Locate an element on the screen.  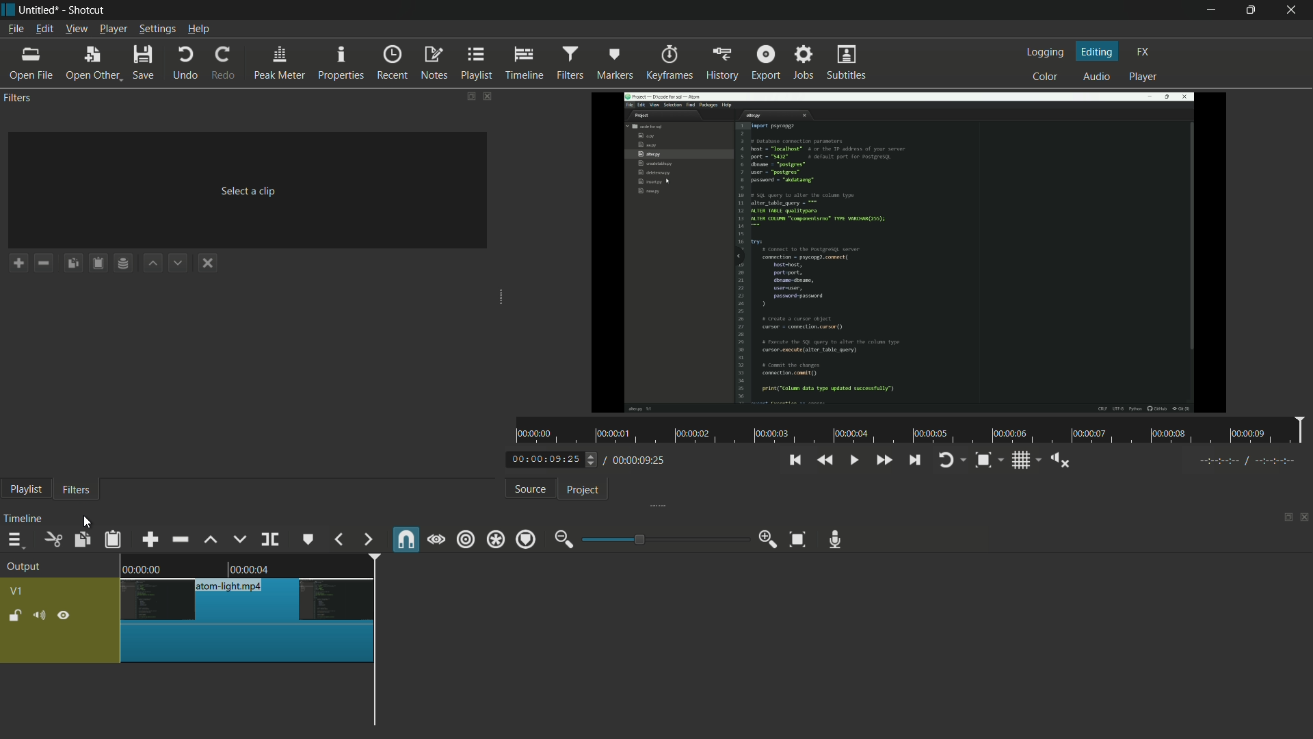
redo is located at coordinates (226, 64).